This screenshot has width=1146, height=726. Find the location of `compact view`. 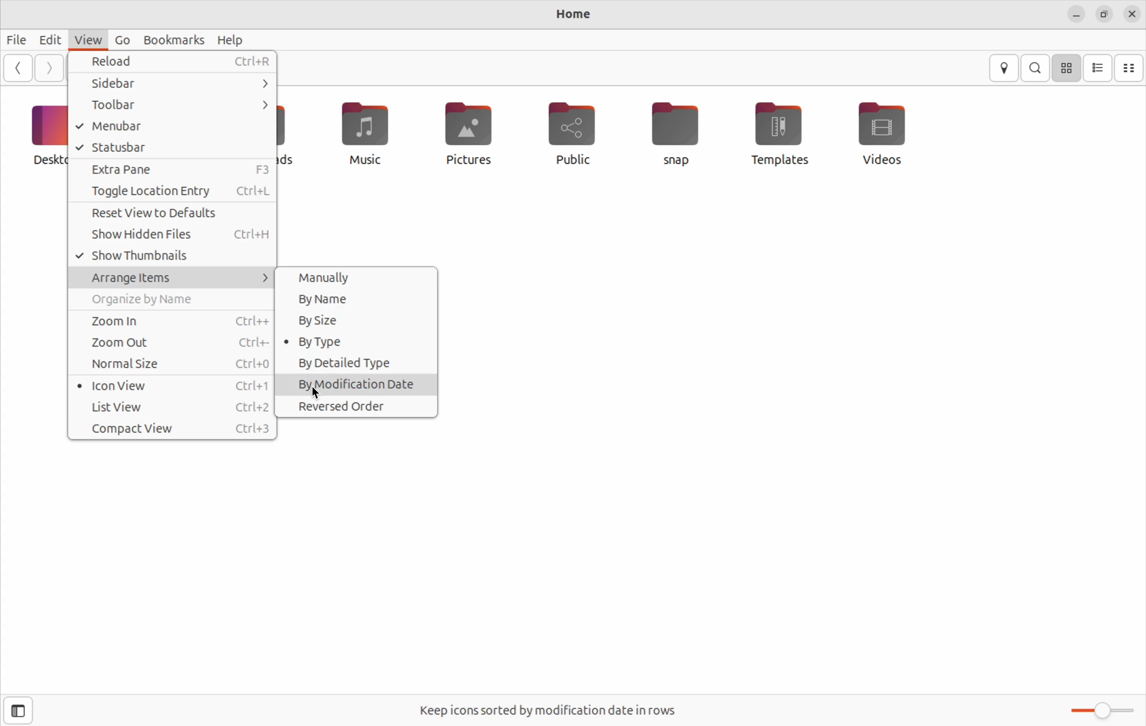

compact view is located at coordinates (1131, 68).